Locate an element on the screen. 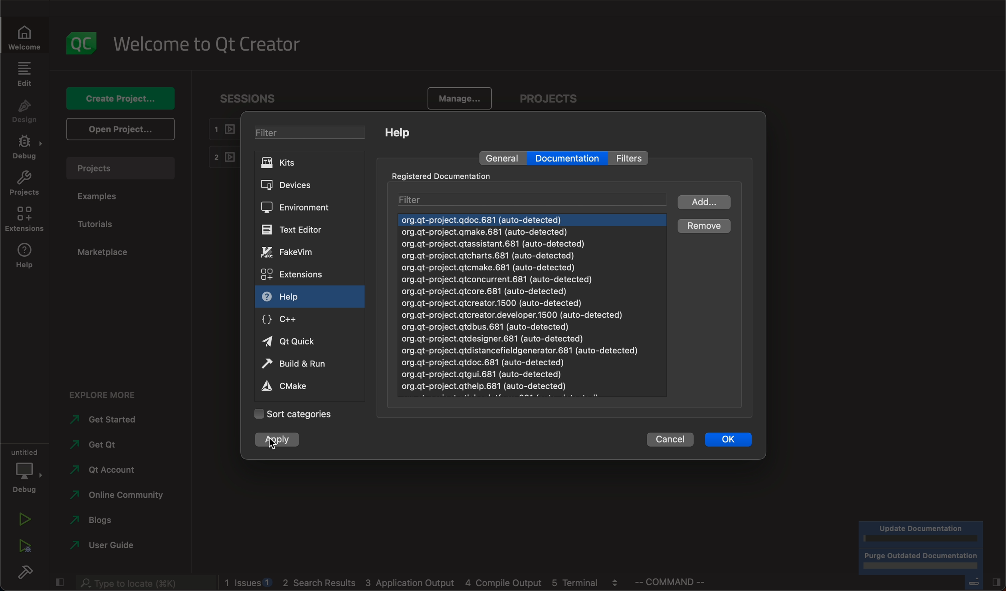 The image size is (1006, 591). progress bar is located at coordinates (913, 552).